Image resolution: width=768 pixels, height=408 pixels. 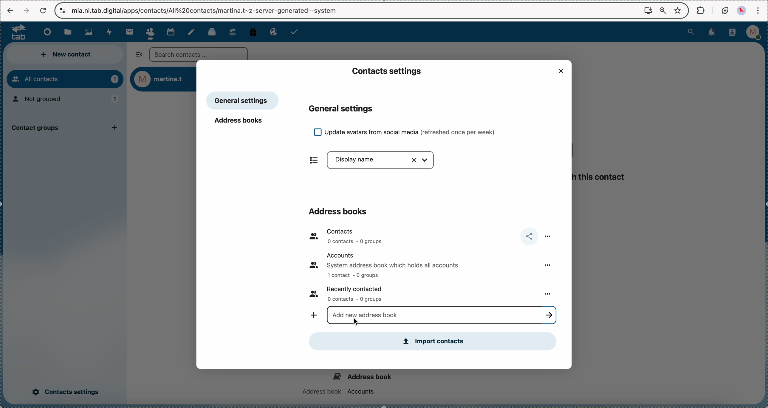 What do you see at coordinates (546, 265) in the screenshot?
I see `more options` at bounding box center [546, 265].